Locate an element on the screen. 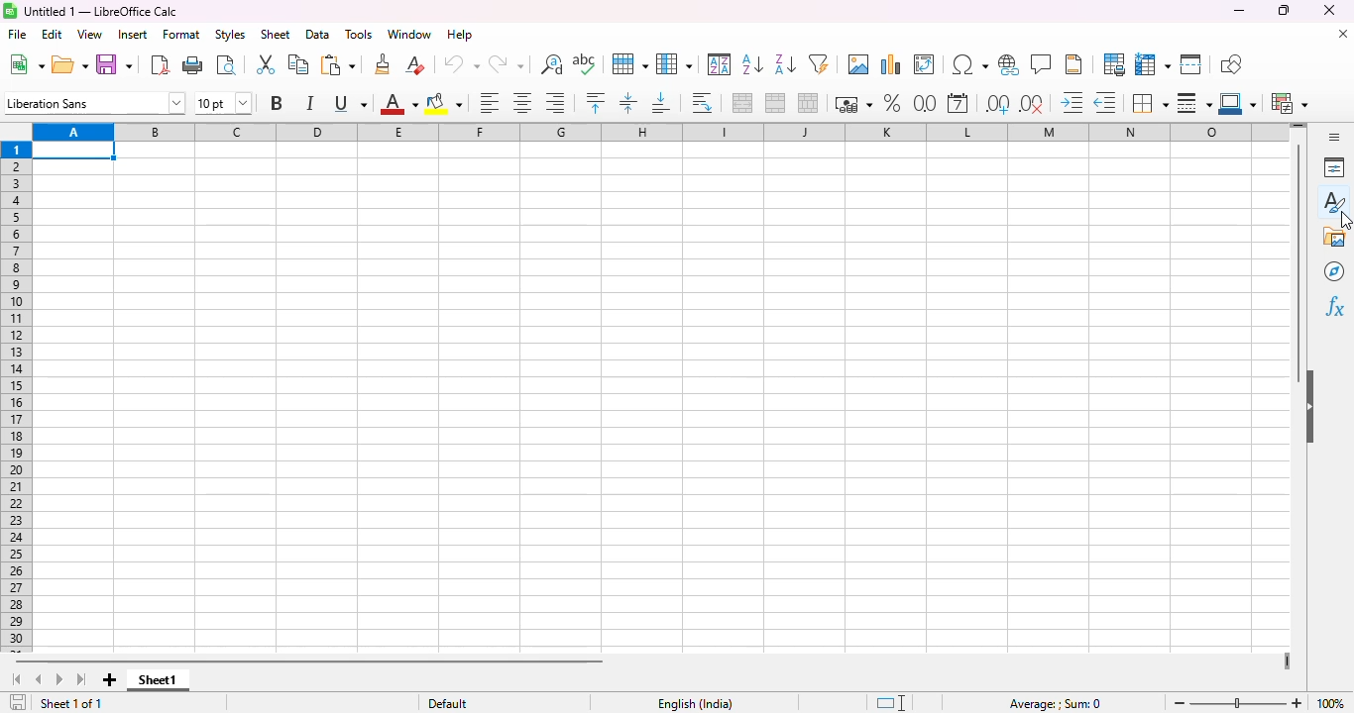 The height and width of the screenshot is (713, 1354). delete decimal is located at coordinates (1105, 102).